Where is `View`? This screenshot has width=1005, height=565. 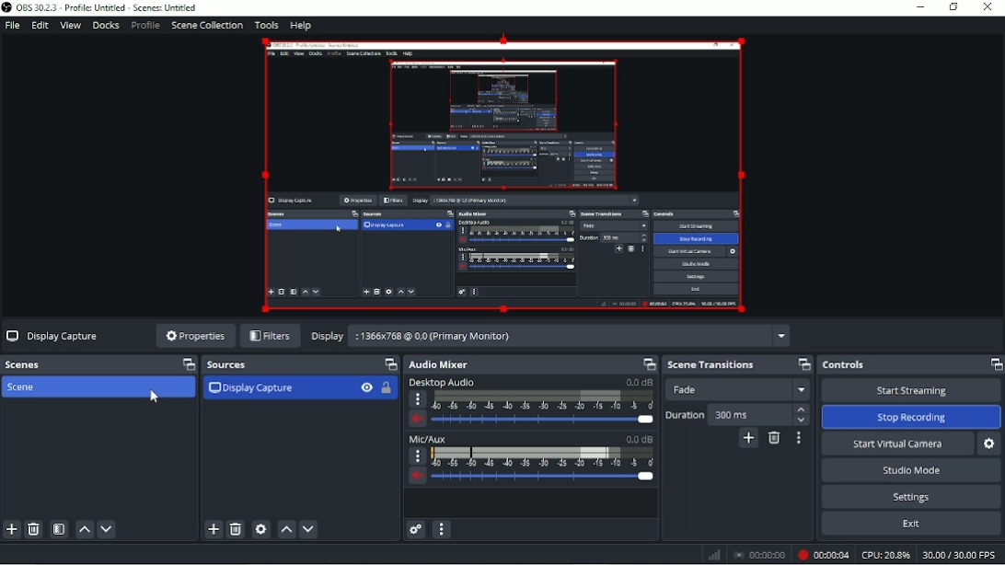 View is located at coordinates (70, 26).